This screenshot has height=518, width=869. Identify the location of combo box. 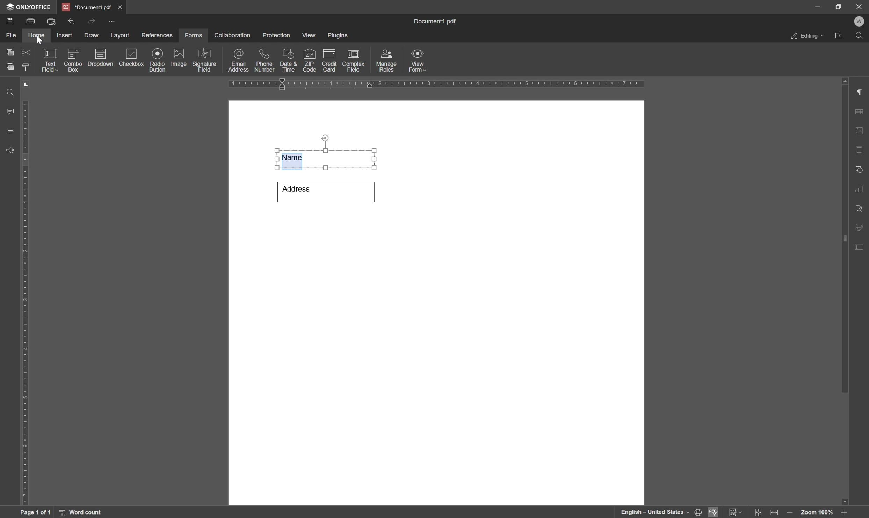
(73, 59).